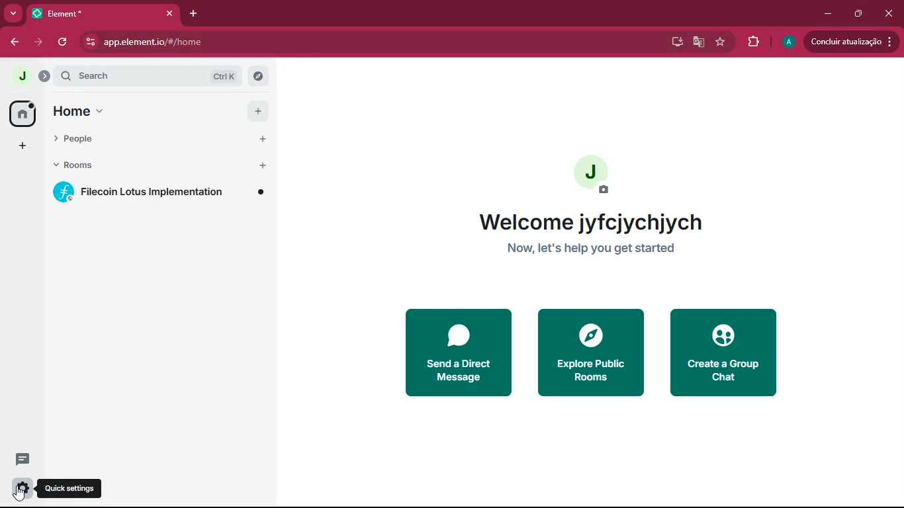 The width and height of the screenshot is (904, 508). What do you see at coordinates (723, 42) in the screenshot?
I see `favourite` at bounding box center [723, 42].